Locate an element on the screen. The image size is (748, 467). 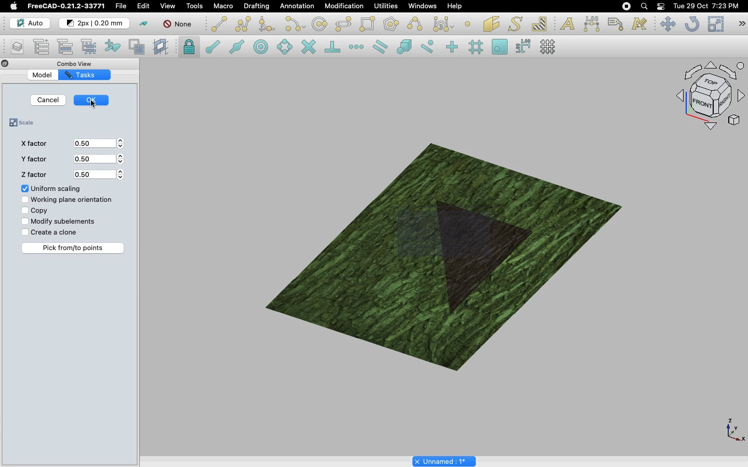
Snap midpoint is located at coordinates (235, 46).